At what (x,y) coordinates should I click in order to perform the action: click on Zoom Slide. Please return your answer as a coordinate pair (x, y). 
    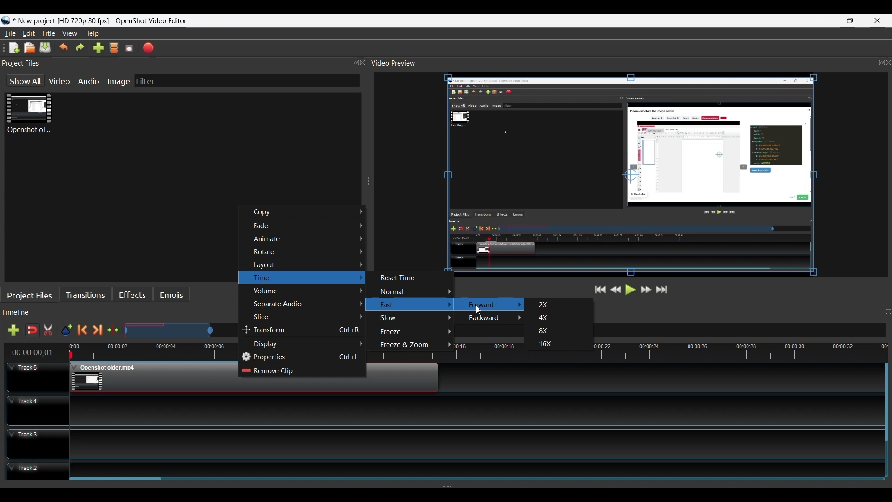
    Looking at the image, I should click on (181, 329).